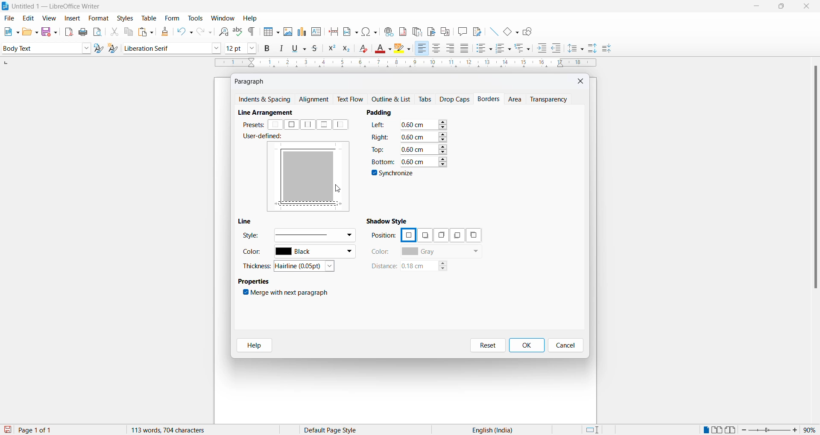 This screenshot has height=435, width=820. What do you see at coordinates (490, 99) in the screenshot?
I see `borders` at bounding box center [490, 99].